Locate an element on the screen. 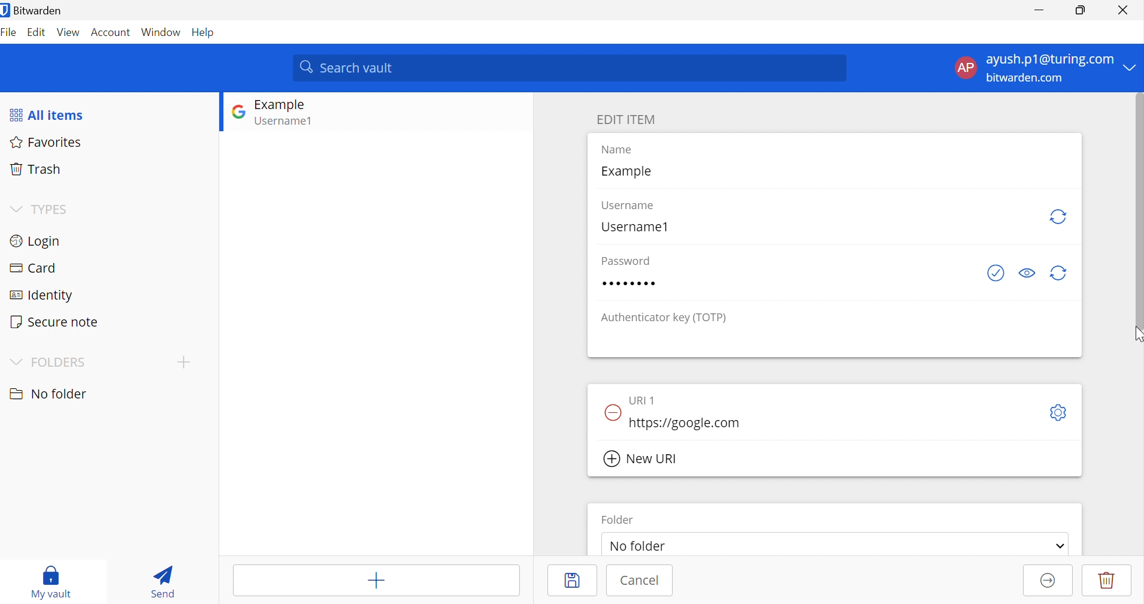 The height and width of the screenshot is (604, 1144).  is located at coordinates (641, 580).